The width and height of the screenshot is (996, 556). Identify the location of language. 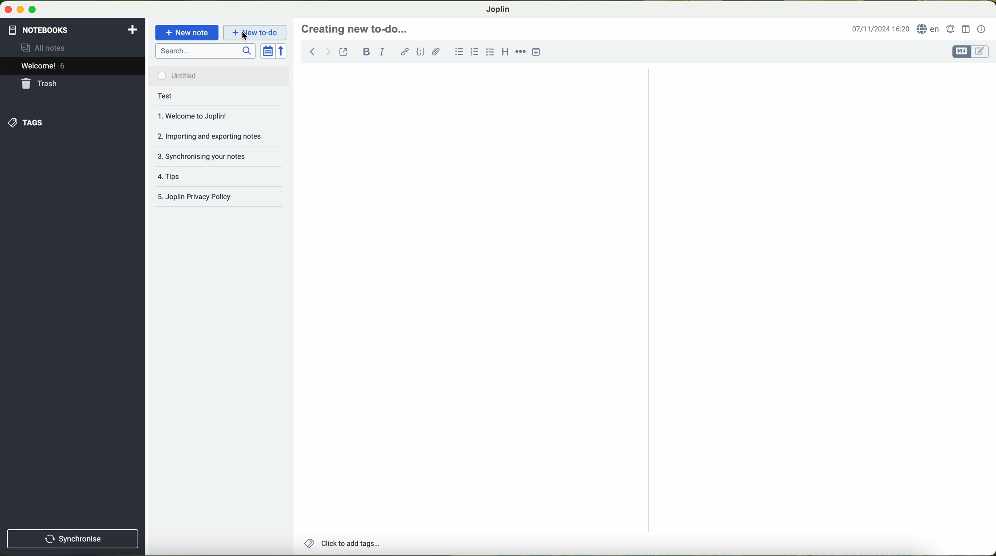
(929, 30).